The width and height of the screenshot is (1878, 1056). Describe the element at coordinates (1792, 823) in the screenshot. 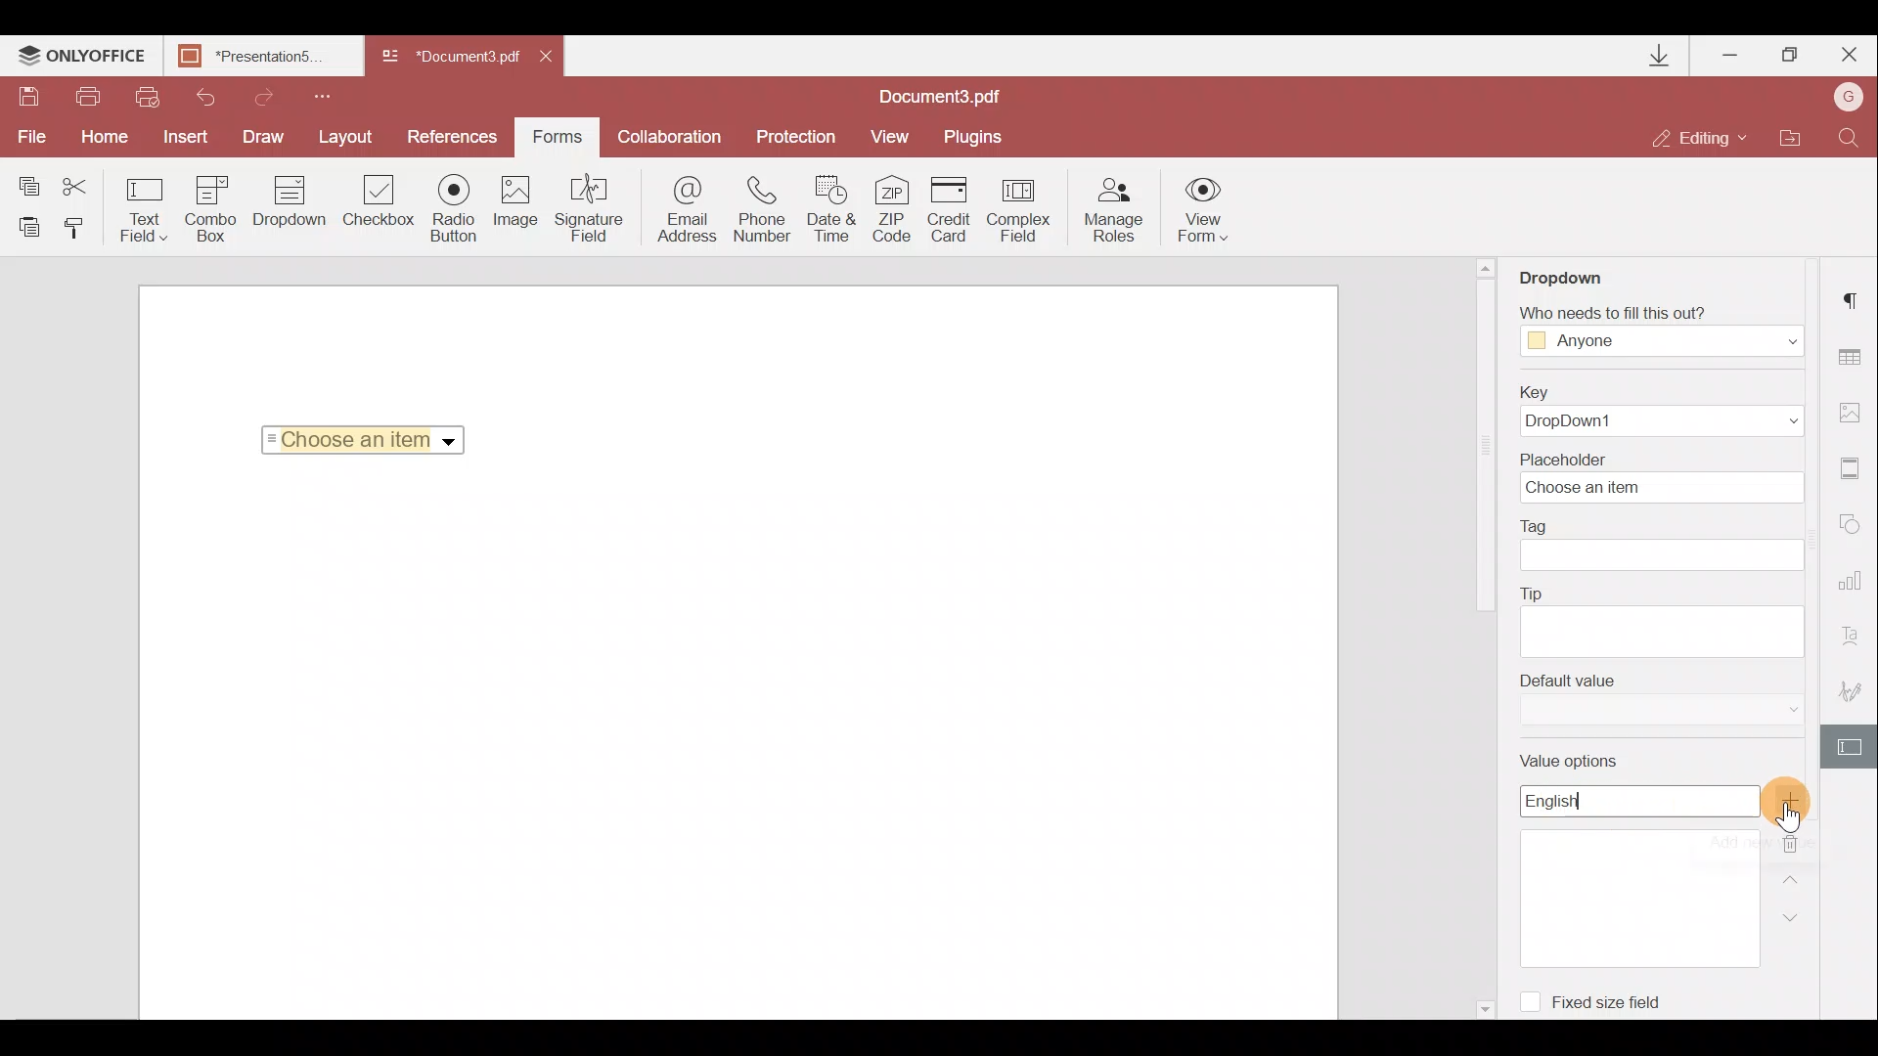

I see `Cursor` at that location.